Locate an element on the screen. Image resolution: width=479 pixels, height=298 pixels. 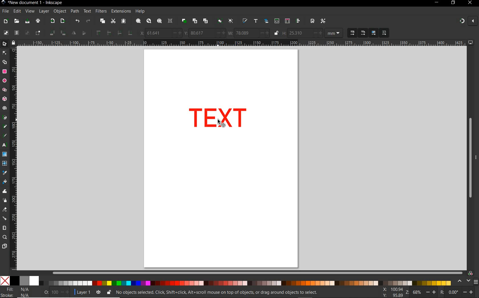
MOVE GRADIENT is located at coordinates (374, 33).